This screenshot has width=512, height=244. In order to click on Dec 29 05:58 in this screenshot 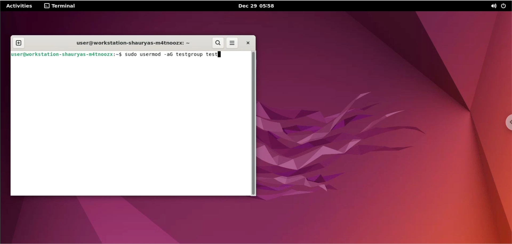, I will do `click(258, 6)`.